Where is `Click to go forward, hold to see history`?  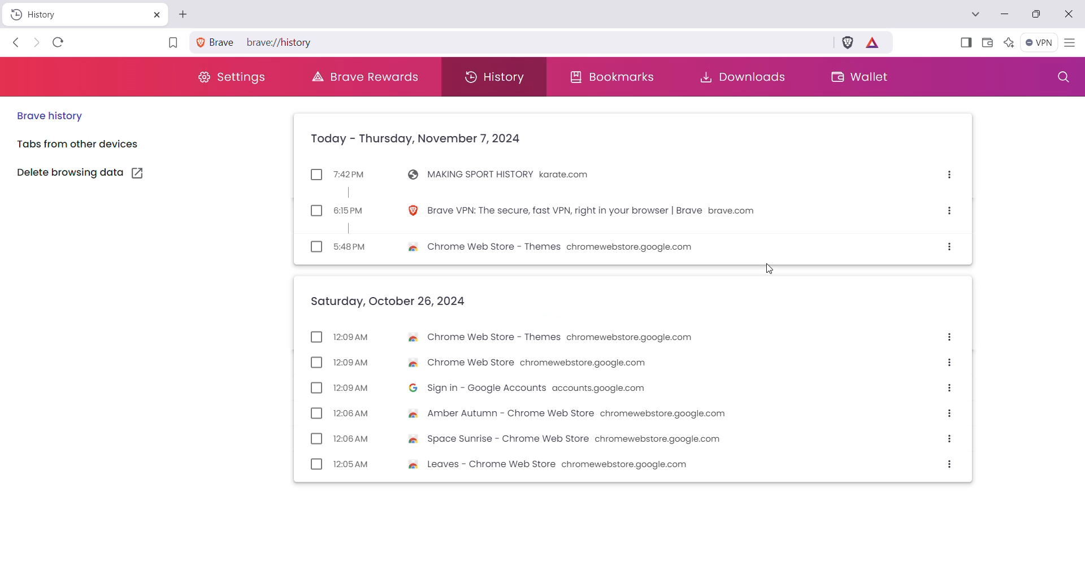
Click to go forward, hold to see history is located at coordinates (37, 43).